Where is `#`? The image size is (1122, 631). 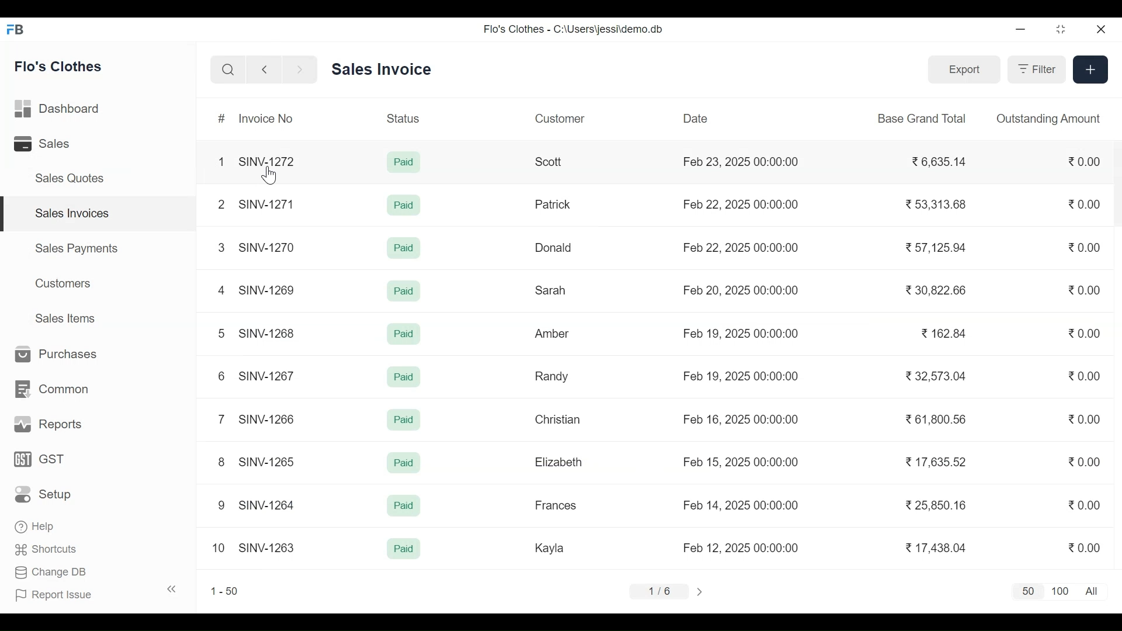
# is located at coordinates (219, 118).